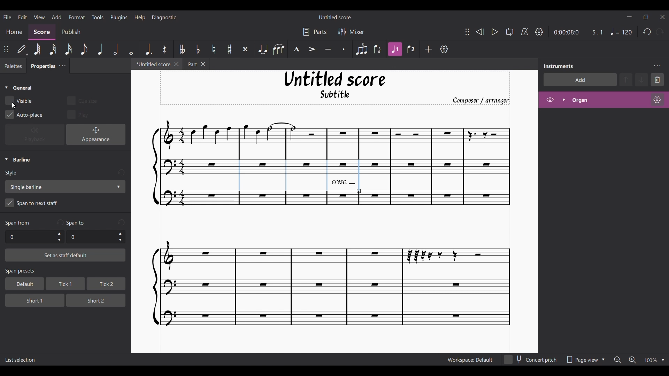 Image resolution: width=669 pixels, height=376 pixels. What do you see at coordinates (18, 160) in the screenshot?
I see `Collapse Barline` at bounding box center [18, 160].